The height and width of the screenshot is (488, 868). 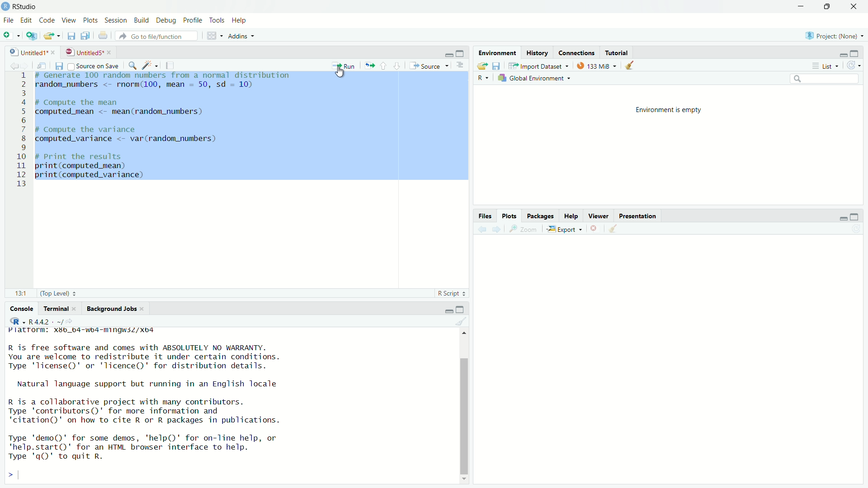 What do you see at coordinates (842, 218) in the screenshot?
I see `minimize` at bounding box center [842, 218].